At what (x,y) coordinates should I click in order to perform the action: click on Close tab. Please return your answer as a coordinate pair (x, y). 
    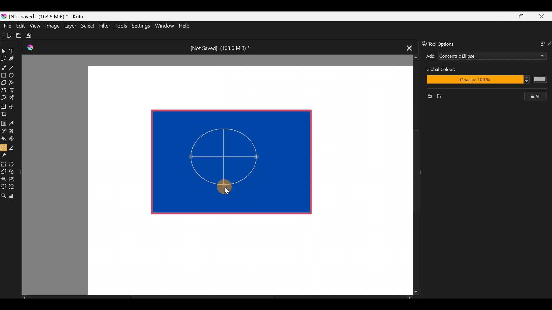
    Looking at the image, I should click on (407, 47).